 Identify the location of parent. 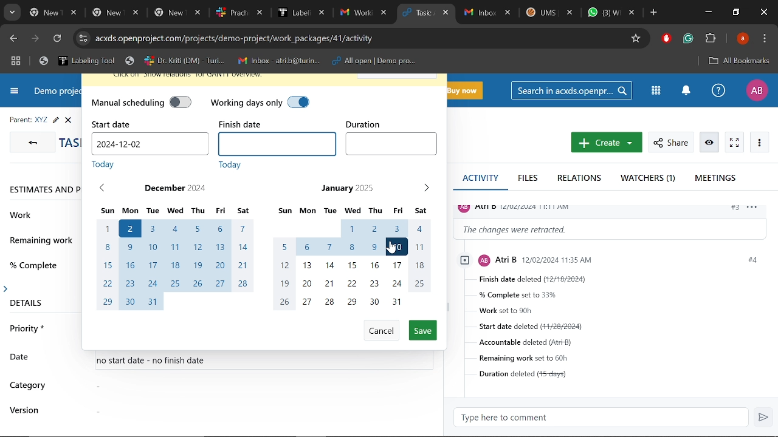
(20, 120).